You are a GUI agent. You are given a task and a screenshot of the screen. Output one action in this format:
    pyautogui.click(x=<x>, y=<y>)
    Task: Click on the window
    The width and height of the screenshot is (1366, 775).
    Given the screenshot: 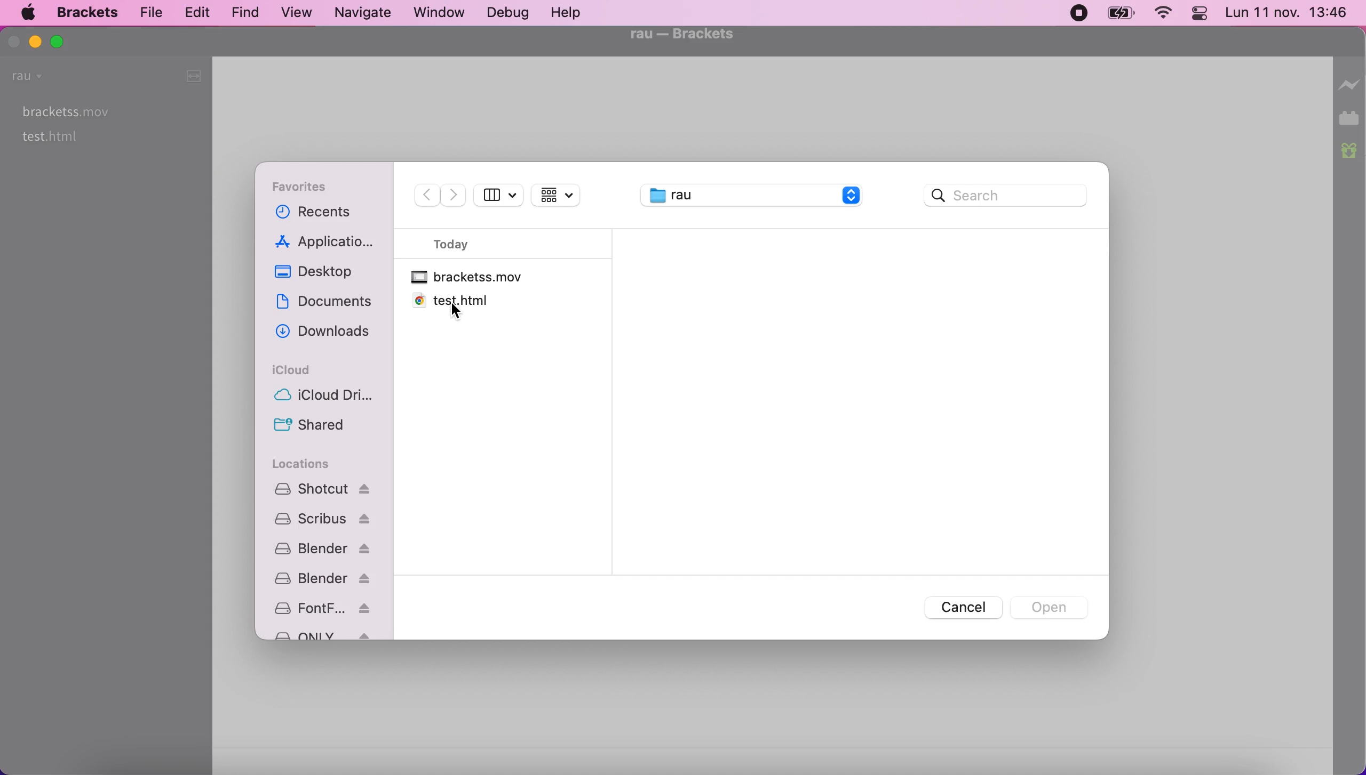 What is the action you would take?
    pyautogui.click(x=442, y=13)
    